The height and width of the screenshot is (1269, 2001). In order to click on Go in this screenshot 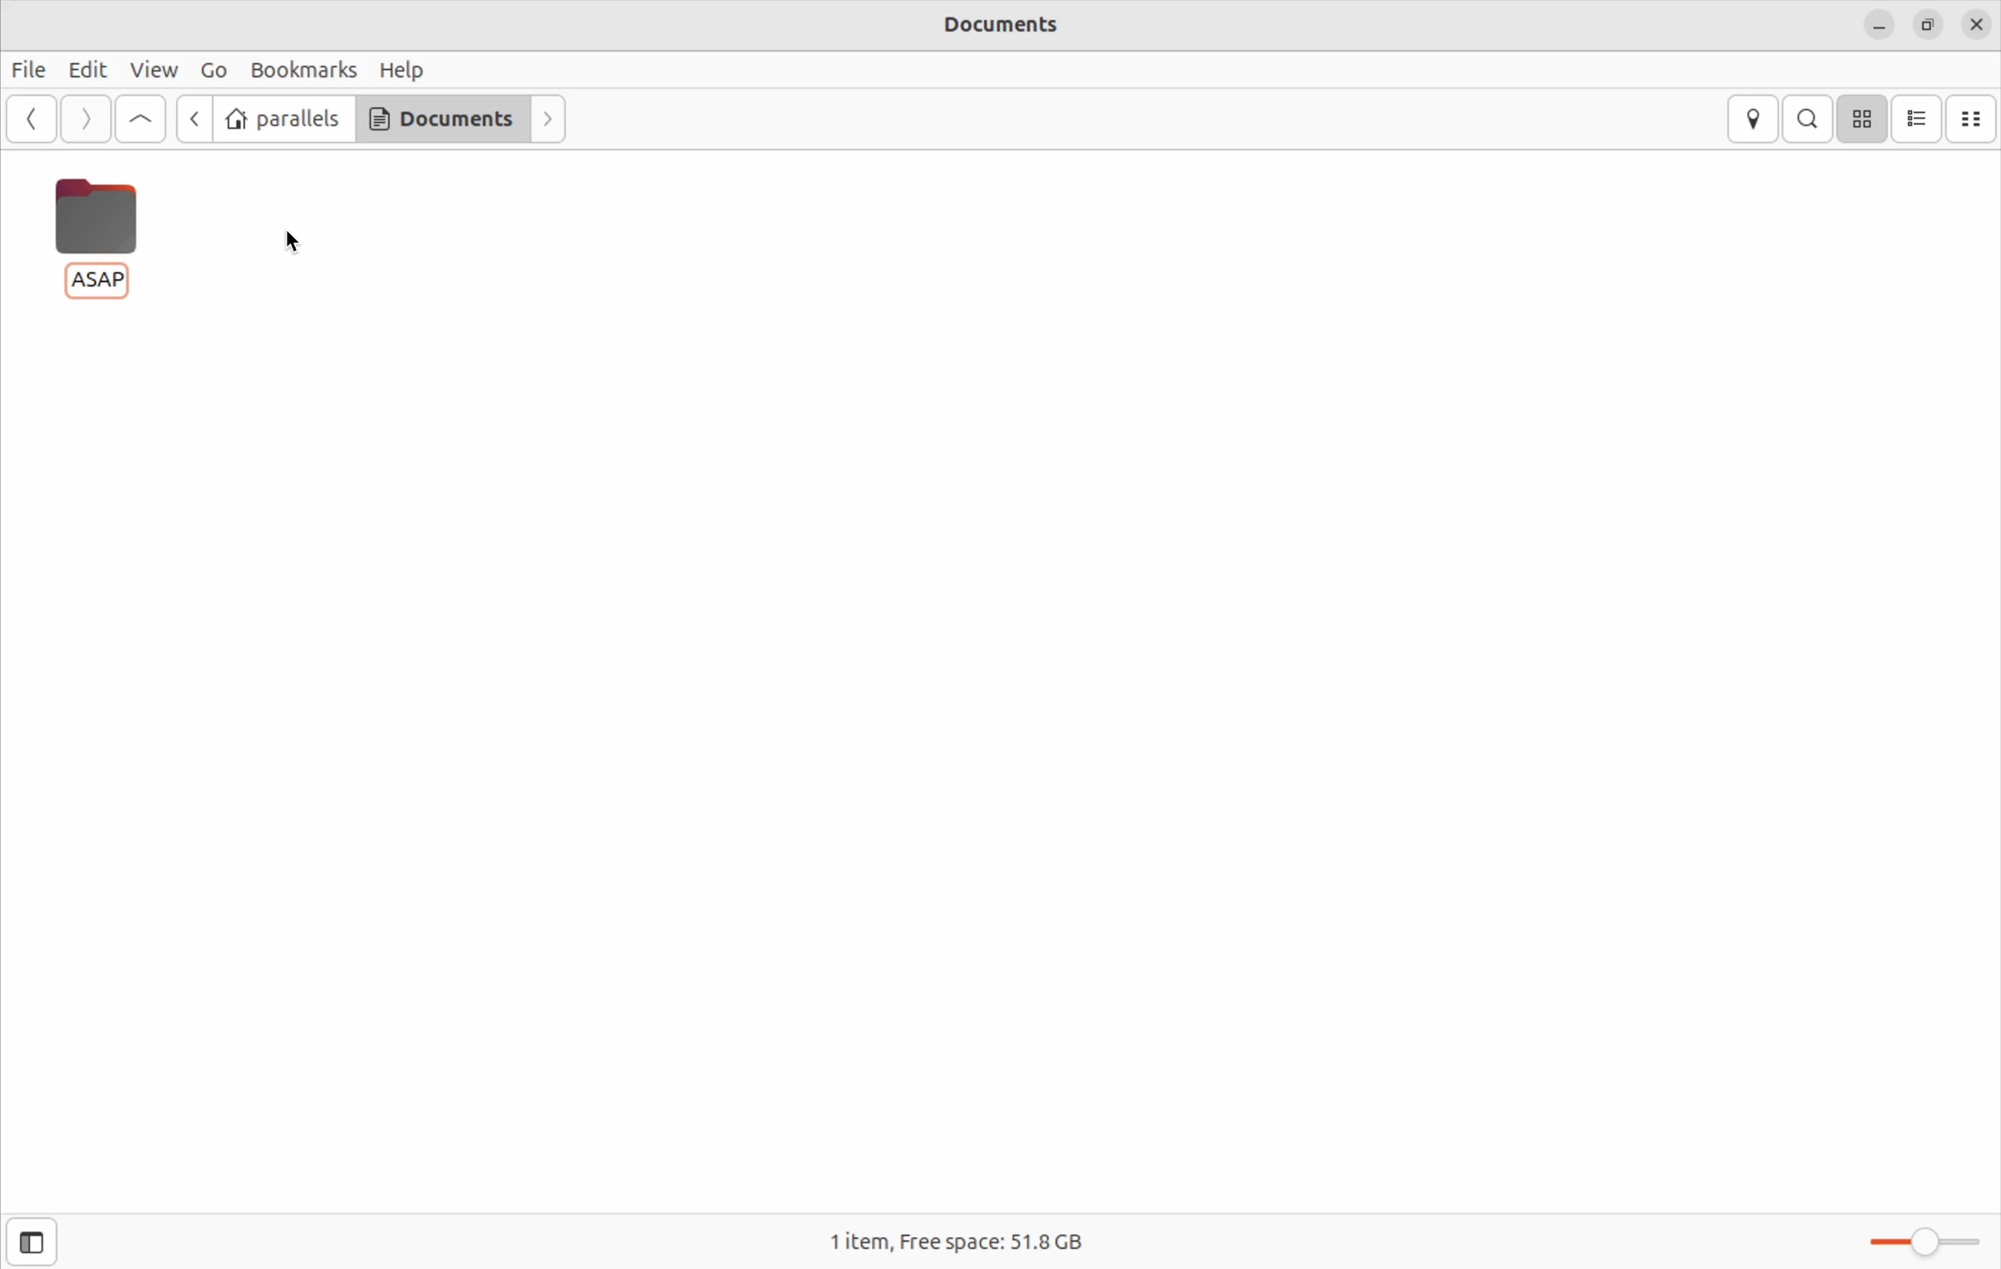, I will do `click(212, 70)`.